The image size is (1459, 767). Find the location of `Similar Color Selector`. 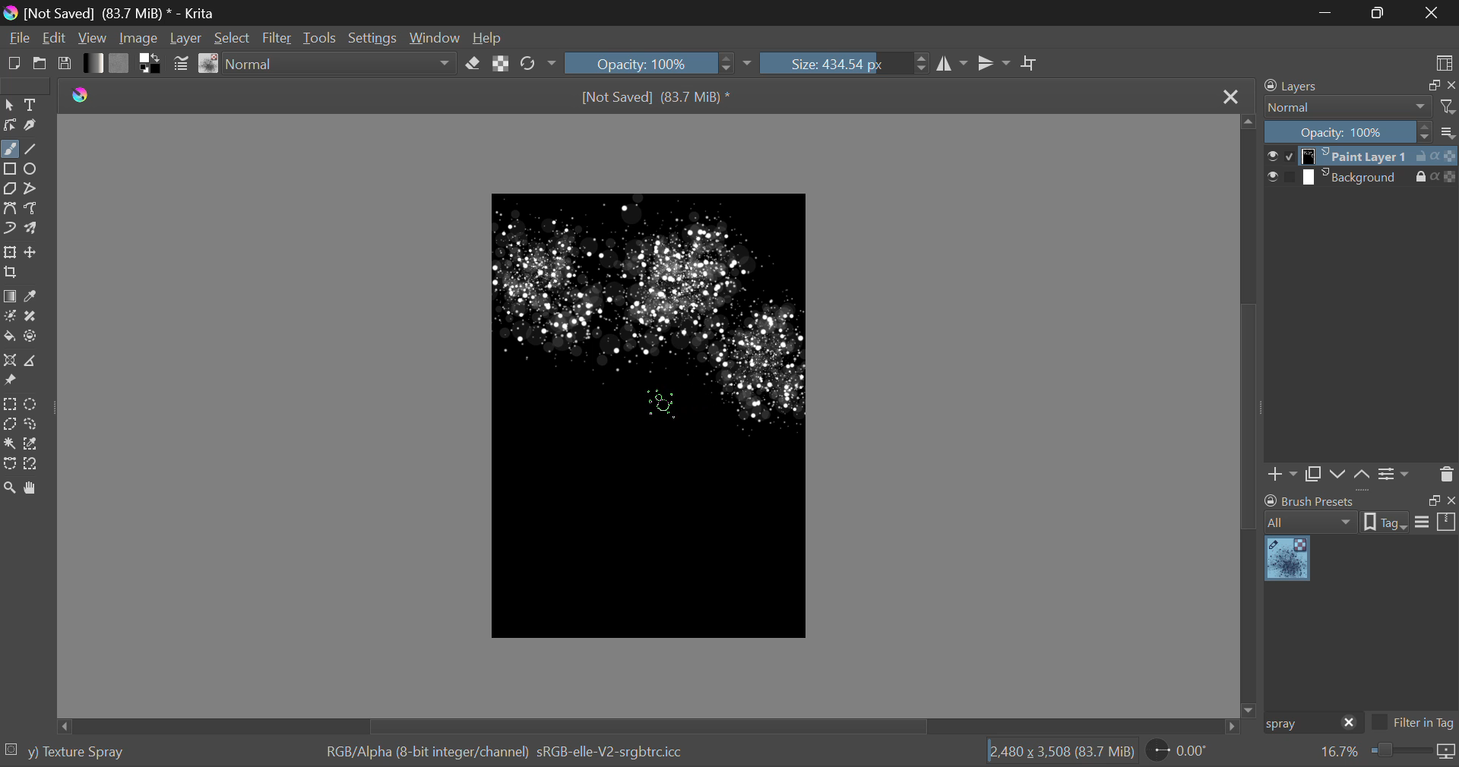

Similar Color Selector is located at coordinates (33, 443).